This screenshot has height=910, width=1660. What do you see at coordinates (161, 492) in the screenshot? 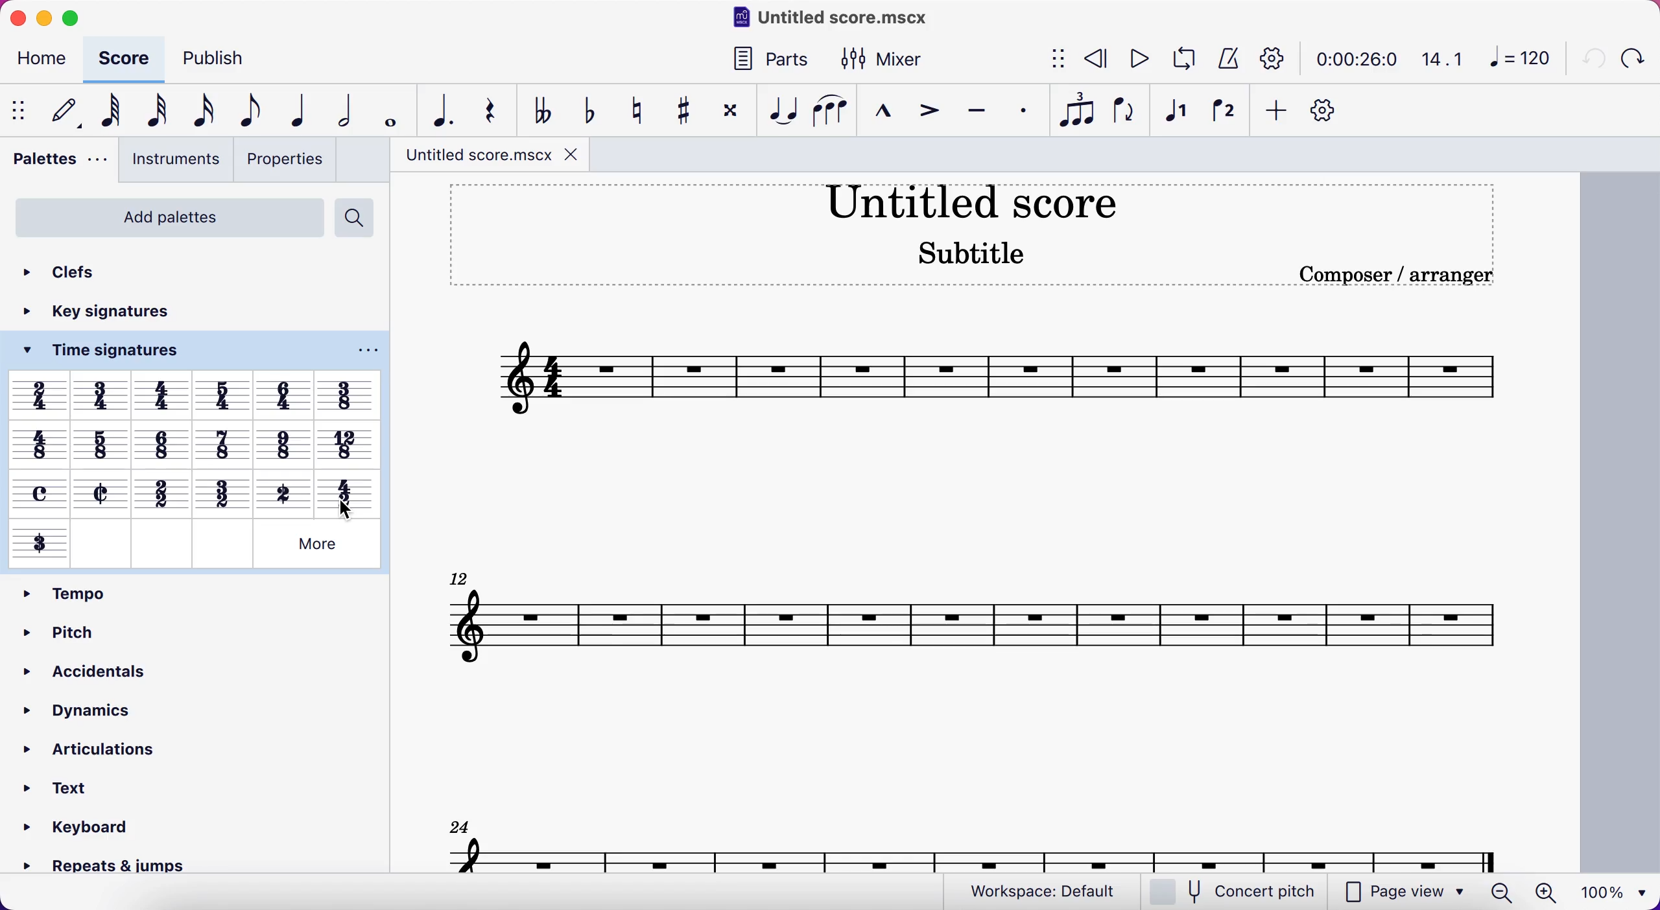
I see `` at bounding box center [161, 492].